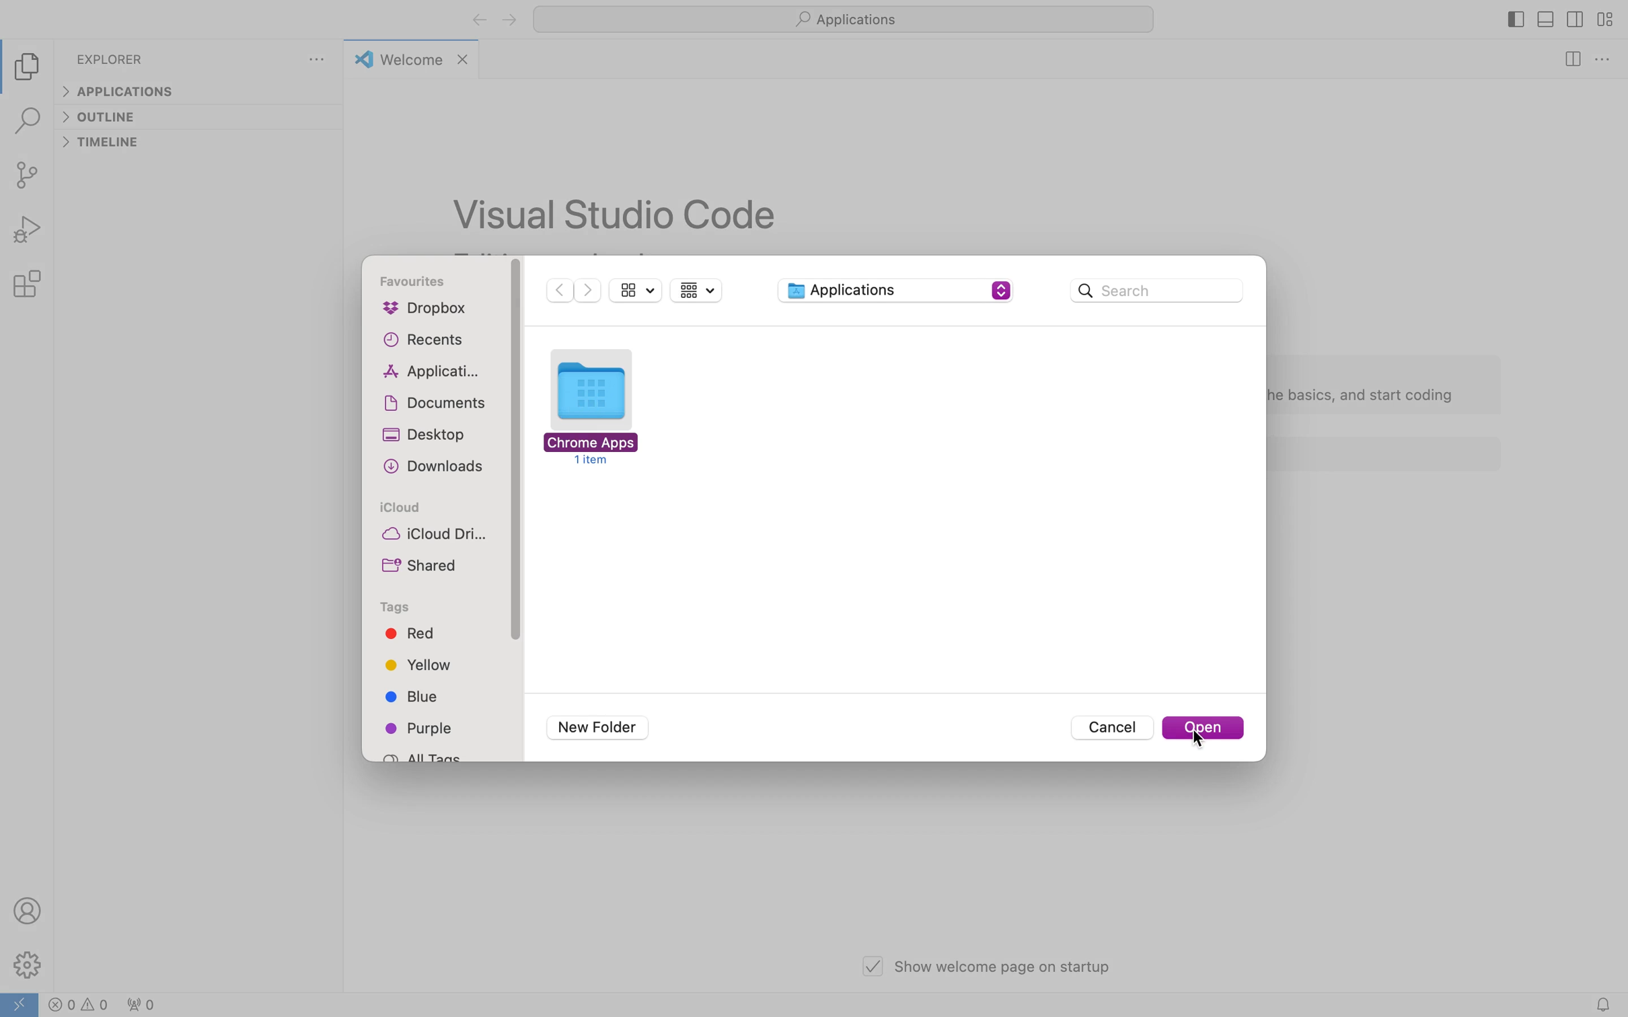  What do you see at coordinates (1604, 21) in the screenshot?
I see `customise layout` at bounding box center [1604, 21].